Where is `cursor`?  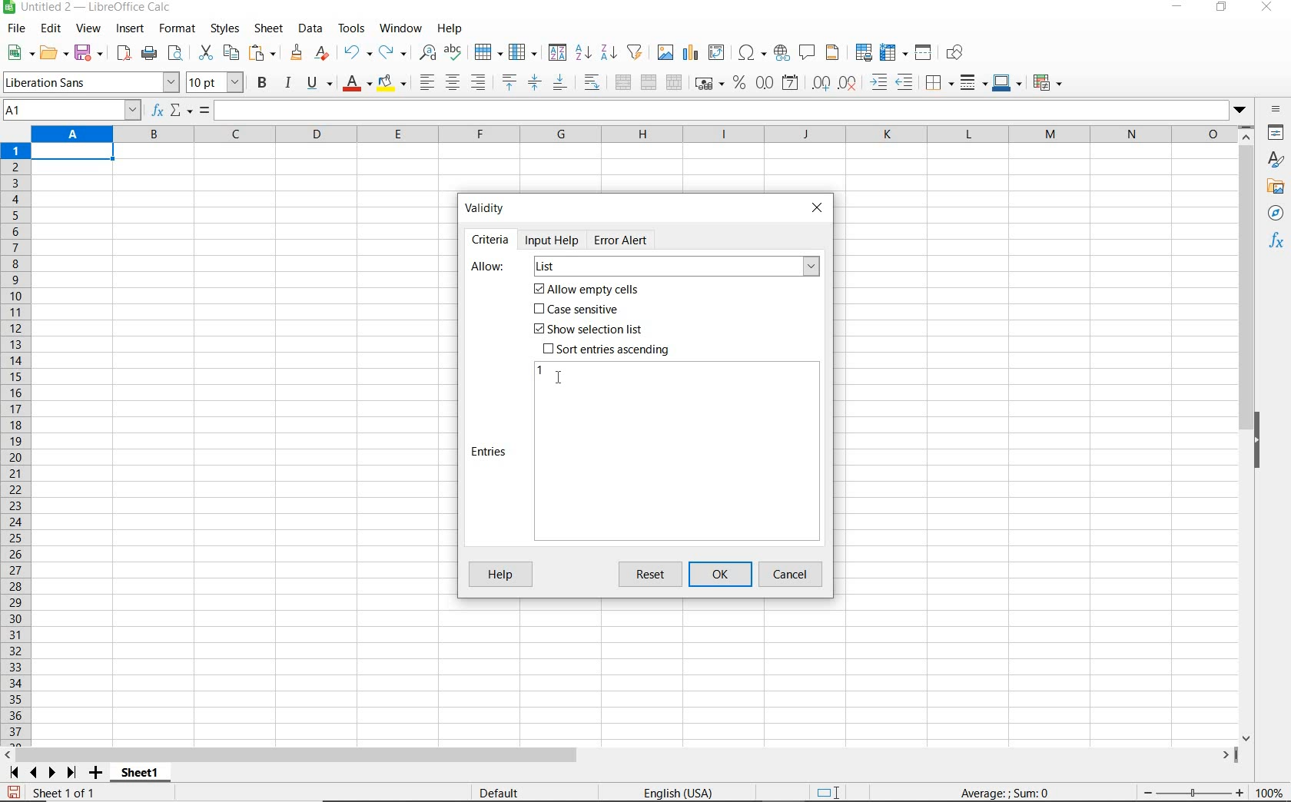
cursor is located at coordinates (561, 377).